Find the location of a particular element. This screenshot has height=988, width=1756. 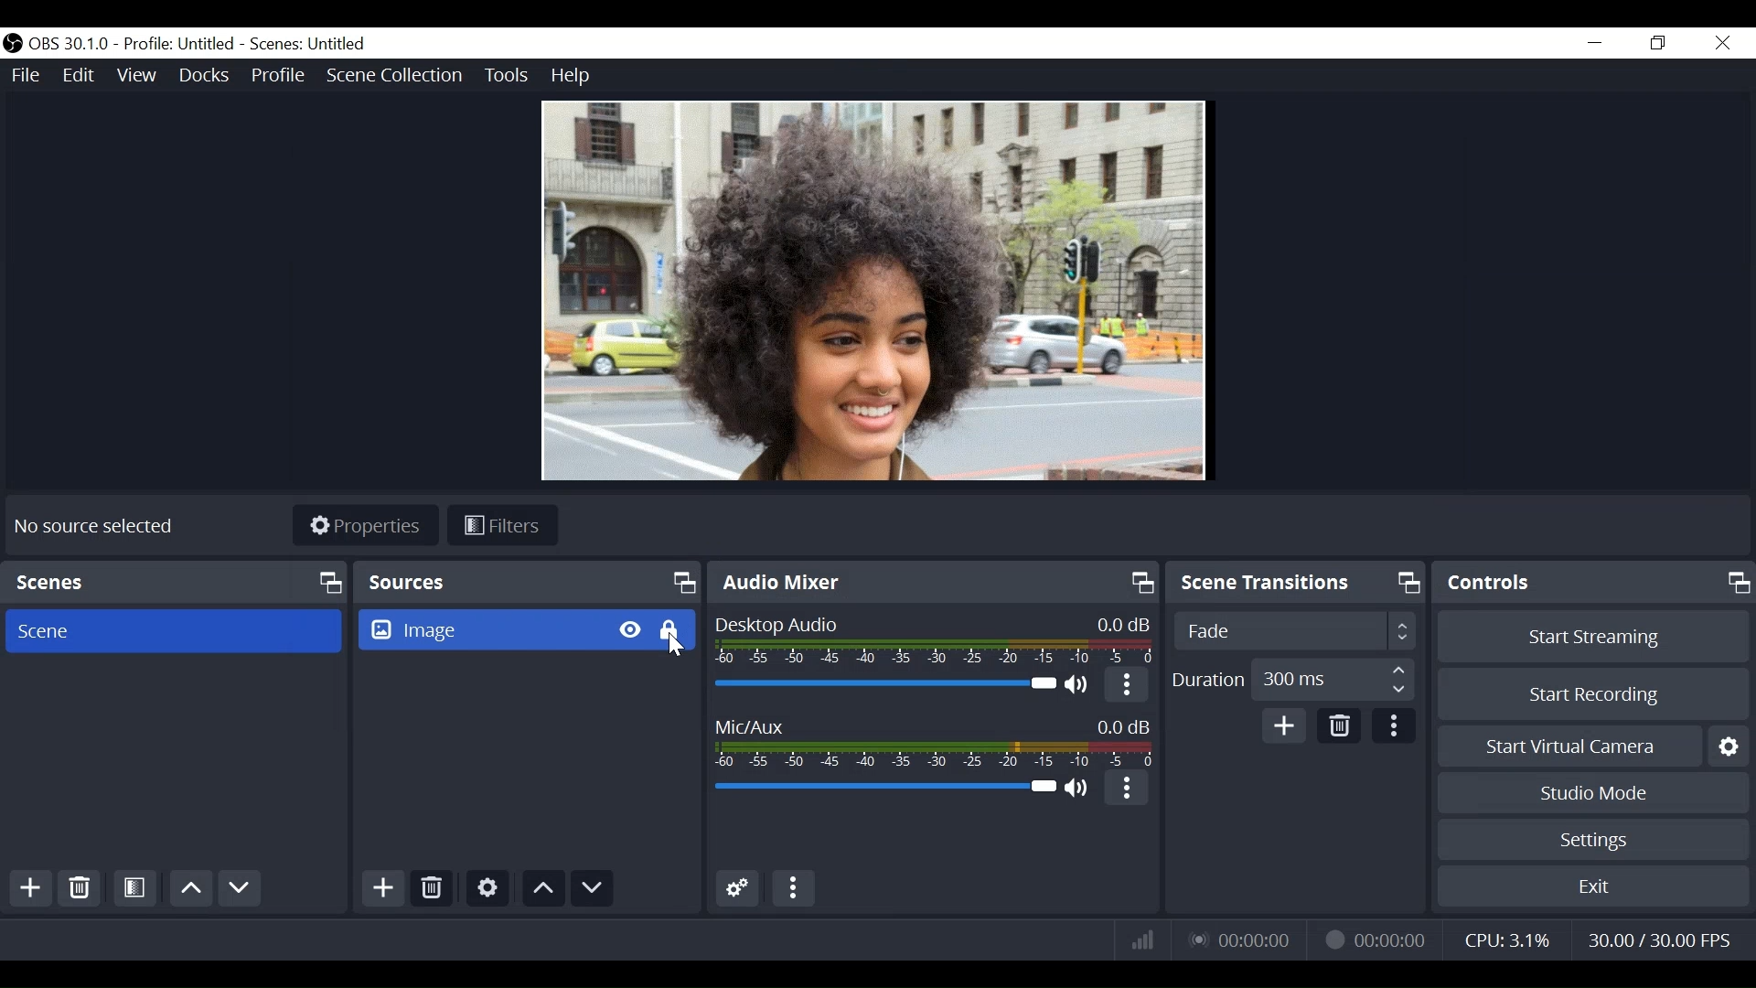

Help is located at coordinates (572, 77).